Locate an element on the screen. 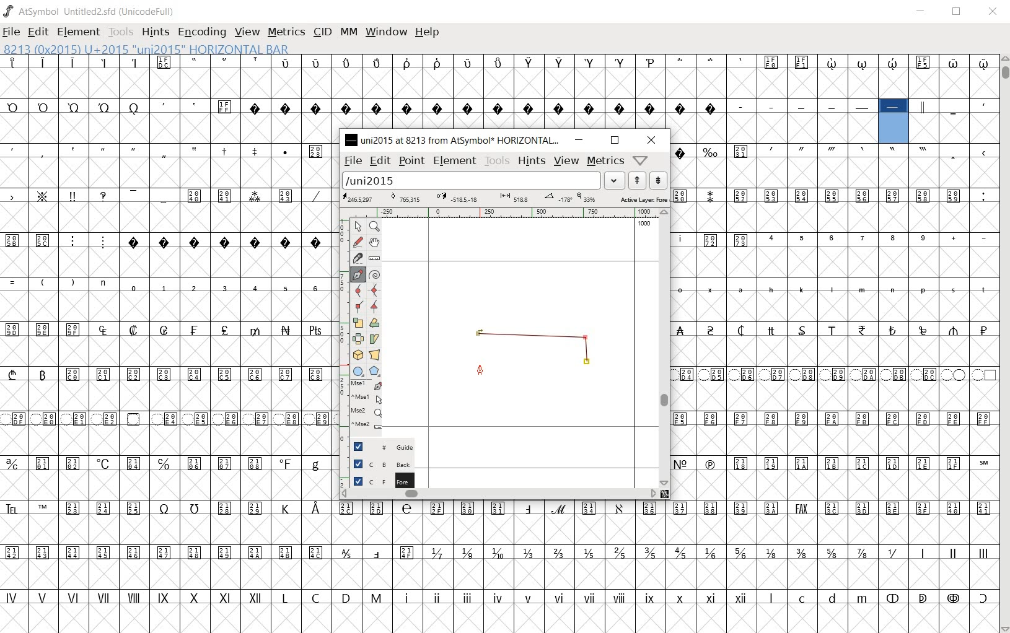  glyph characters is located at coordinates (667, 565).